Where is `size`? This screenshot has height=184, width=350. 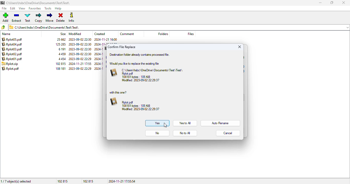 size is located at coordinates (63, 34).